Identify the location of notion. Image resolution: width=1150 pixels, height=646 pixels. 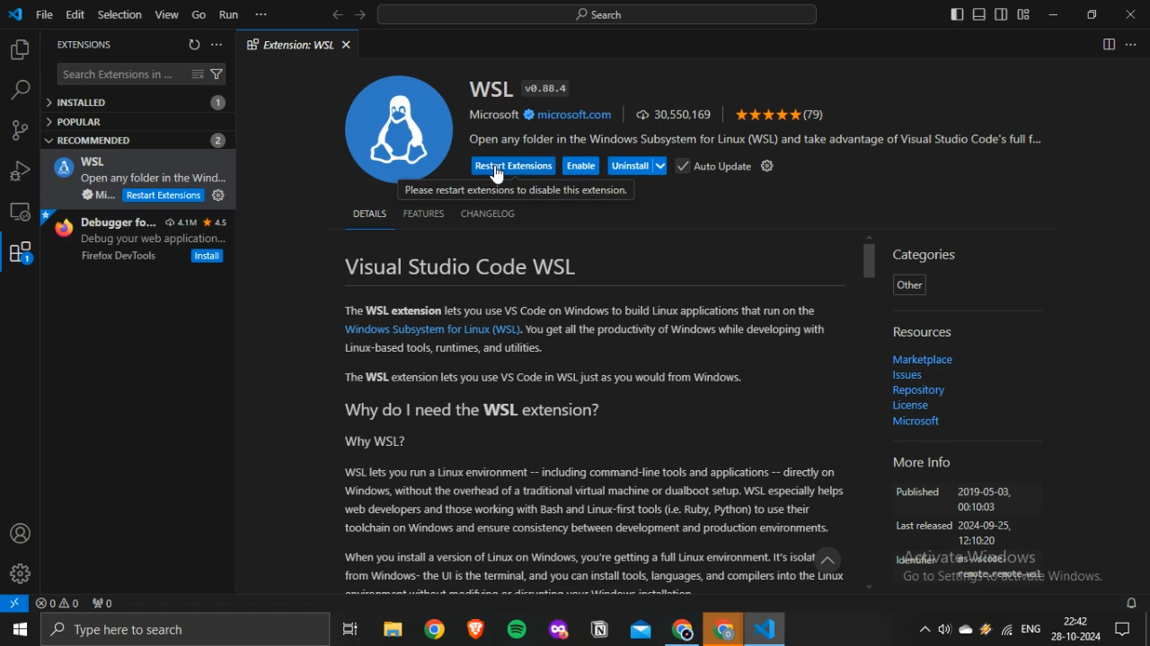
(600, 628).